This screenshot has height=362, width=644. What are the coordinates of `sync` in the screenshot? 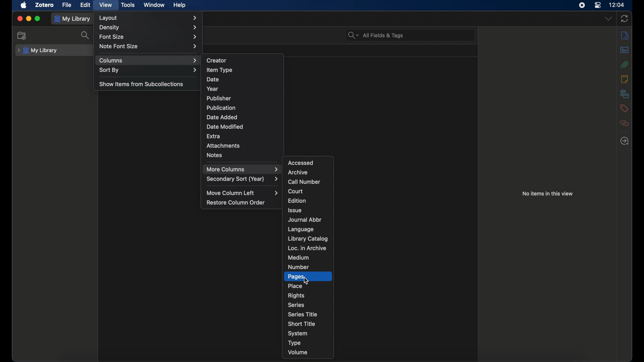 It's located at (624, 19).